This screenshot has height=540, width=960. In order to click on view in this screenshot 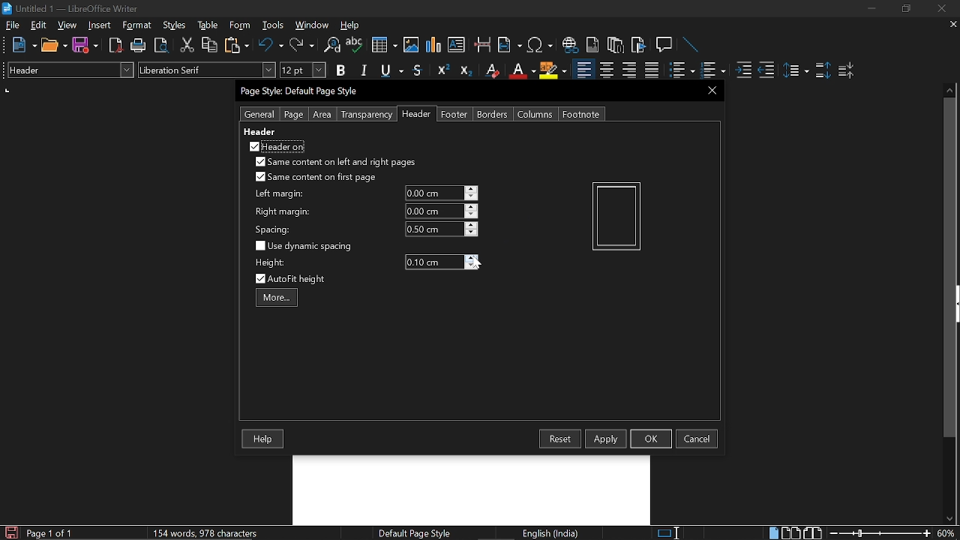, I will do `click(67, 25)`.